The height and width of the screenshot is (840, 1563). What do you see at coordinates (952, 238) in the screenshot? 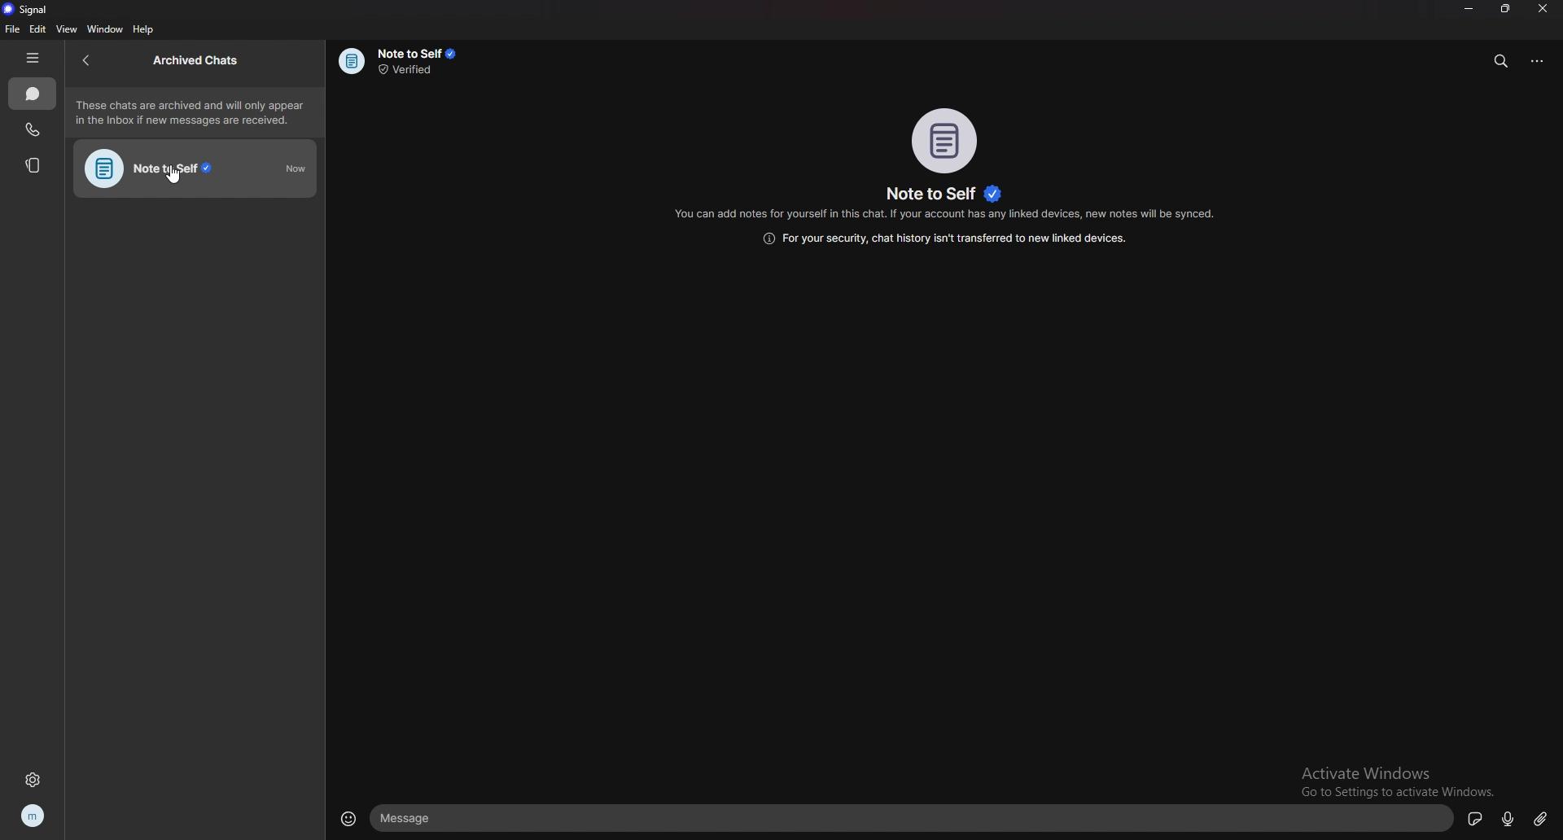
I see `info` at bounding box center [952, 238].